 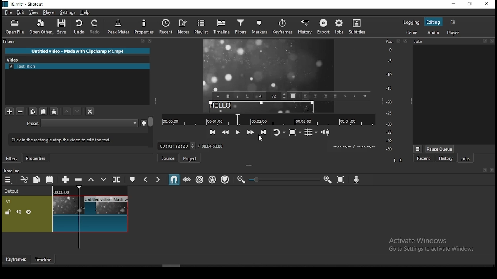 I want to click on markers, so click(x=258, y=29).